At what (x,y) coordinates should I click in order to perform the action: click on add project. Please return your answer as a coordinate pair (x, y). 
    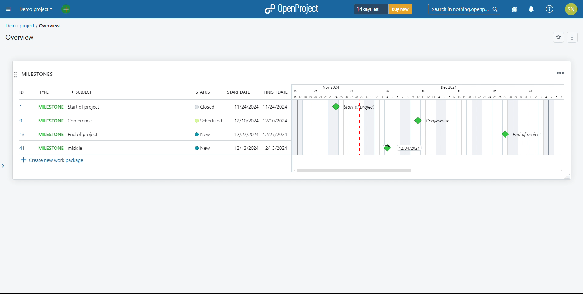
    Looking at the image, I should click on (70, 9).